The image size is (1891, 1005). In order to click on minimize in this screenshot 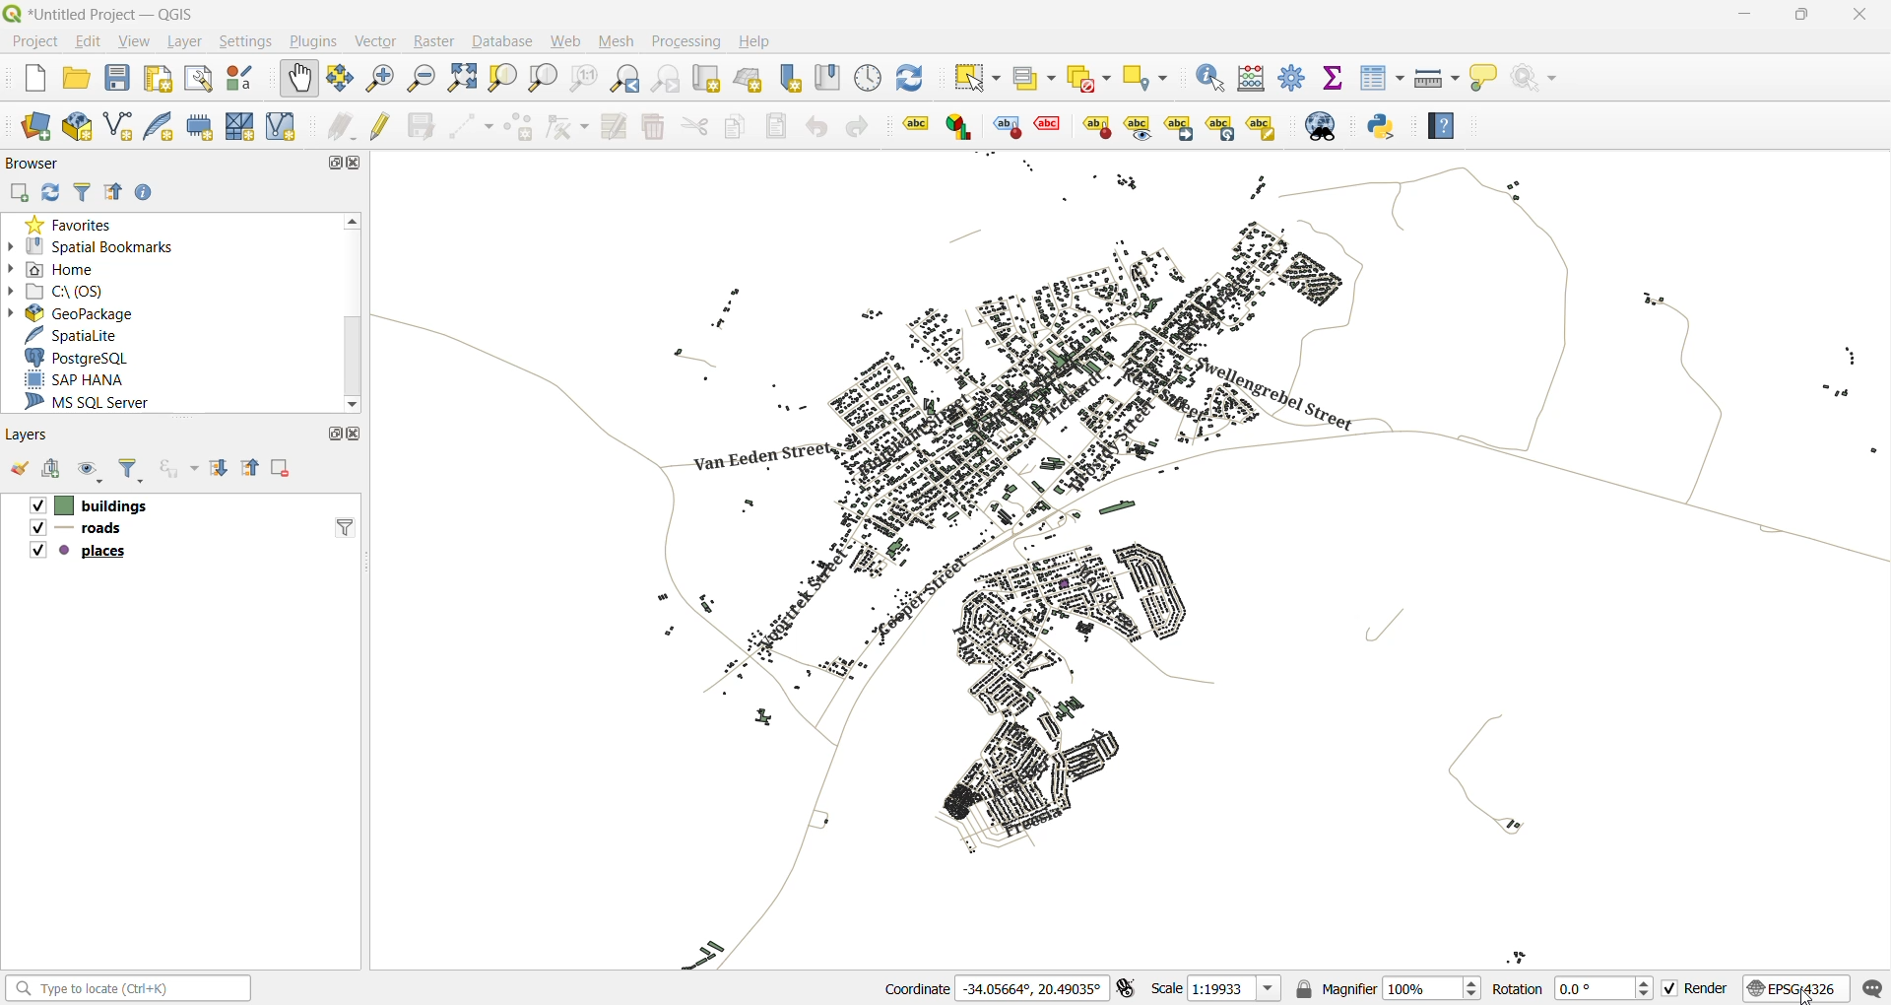, I will do `click(1741, 17)`.